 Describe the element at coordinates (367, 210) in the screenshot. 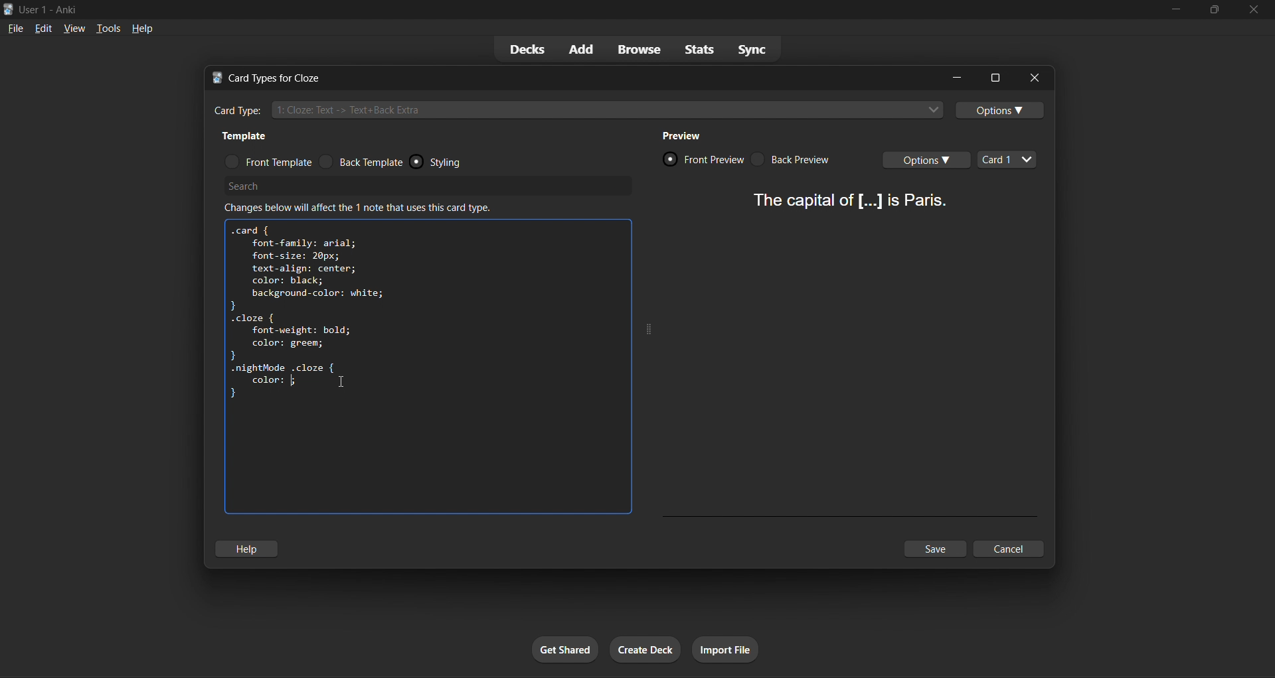

I see `info` at that location.